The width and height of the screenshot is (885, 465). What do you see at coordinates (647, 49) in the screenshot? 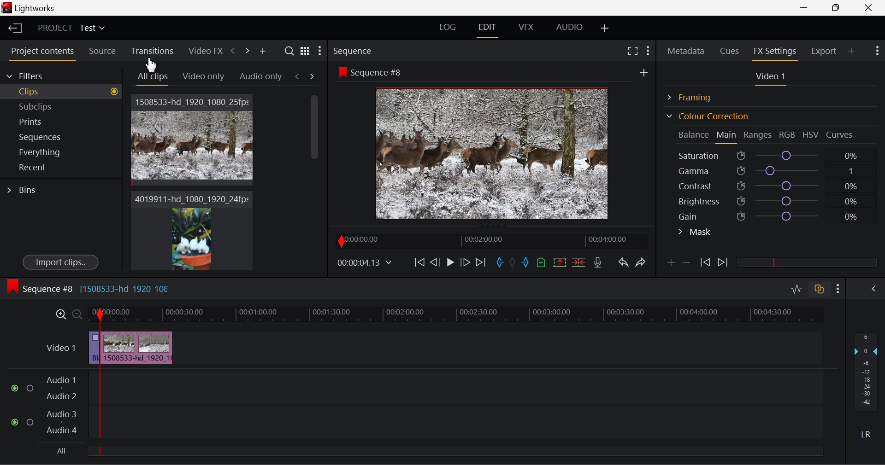
I see `Show Settings` at bounding box center [647, 49].